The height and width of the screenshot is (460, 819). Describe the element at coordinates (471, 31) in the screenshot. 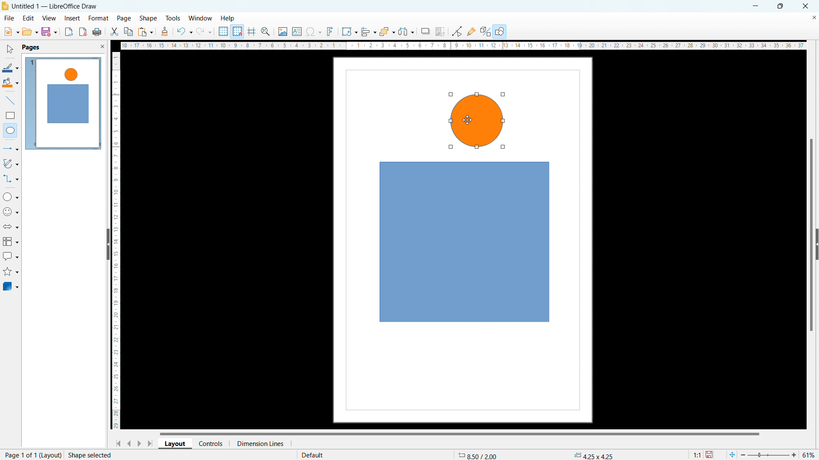

I see `show gluepoint functions` at that location.